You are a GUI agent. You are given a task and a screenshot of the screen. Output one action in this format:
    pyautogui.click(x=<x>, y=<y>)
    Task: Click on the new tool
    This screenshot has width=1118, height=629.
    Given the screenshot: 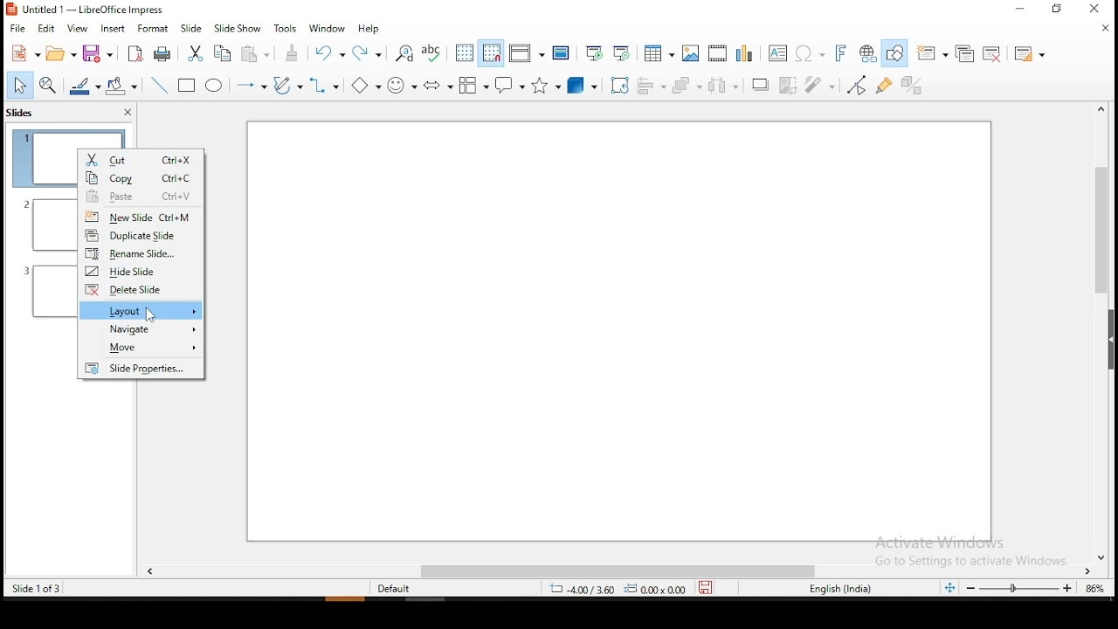 What is the action you would take?
    pyautogui.click(x=25, y=55)
    